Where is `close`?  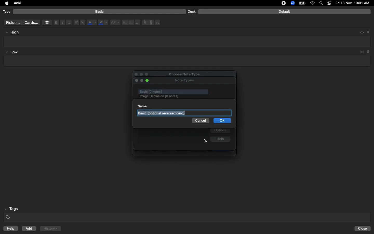 close is located at coordinates (136, 81).